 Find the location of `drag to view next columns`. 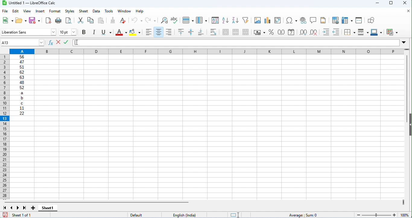

drag to view next columns is located at coordinates (404, 202).